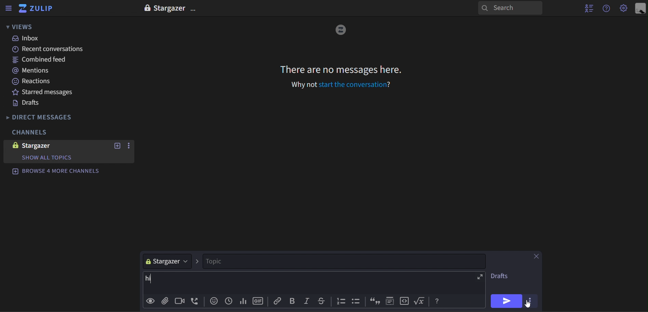 This screenshot has height=312, width=648. What do you see at coordinates (37, 9) in the screenshot?
I see `zulip` at bounding box center [37, 9].